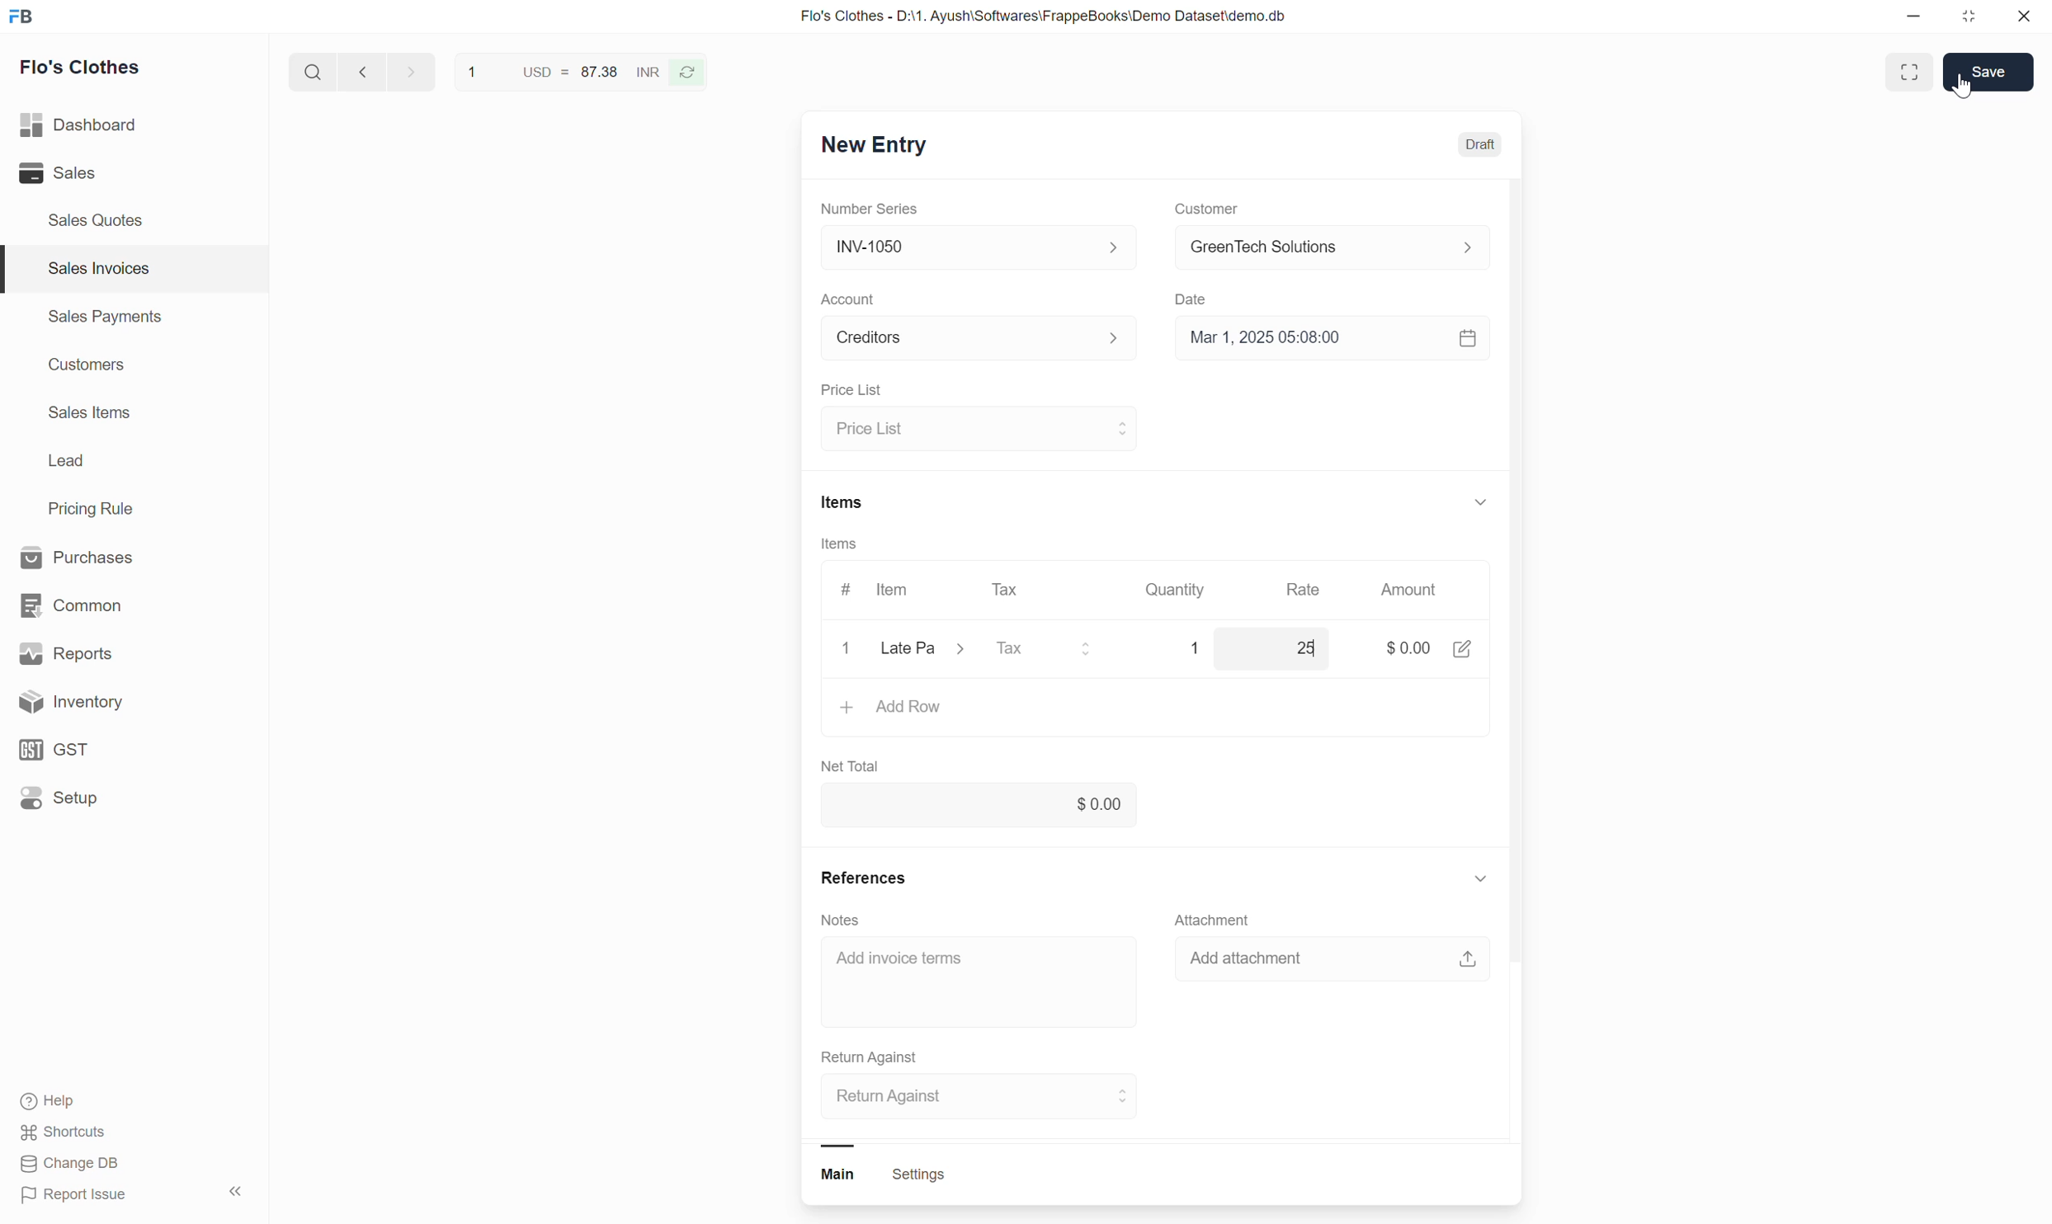  What do you see at coordinates (238, 1192) in the screenshot?
I see `hide sidebar` at bounding box center [238, 1192].